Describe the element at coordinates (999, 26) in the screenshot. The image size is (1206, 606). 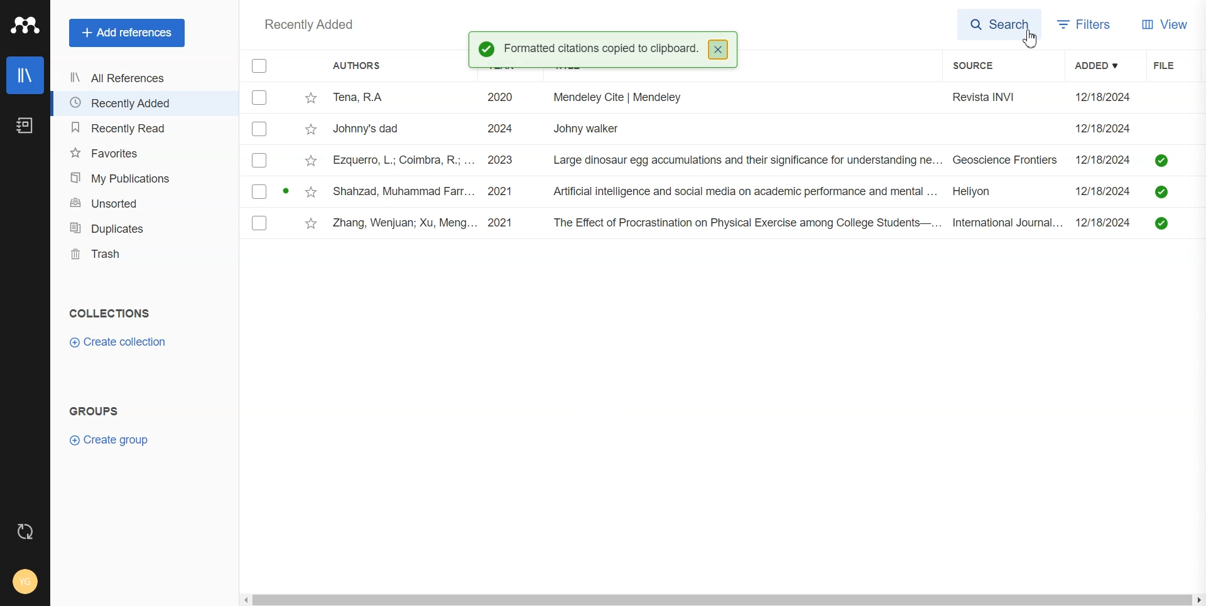
I see `Search` at that location.